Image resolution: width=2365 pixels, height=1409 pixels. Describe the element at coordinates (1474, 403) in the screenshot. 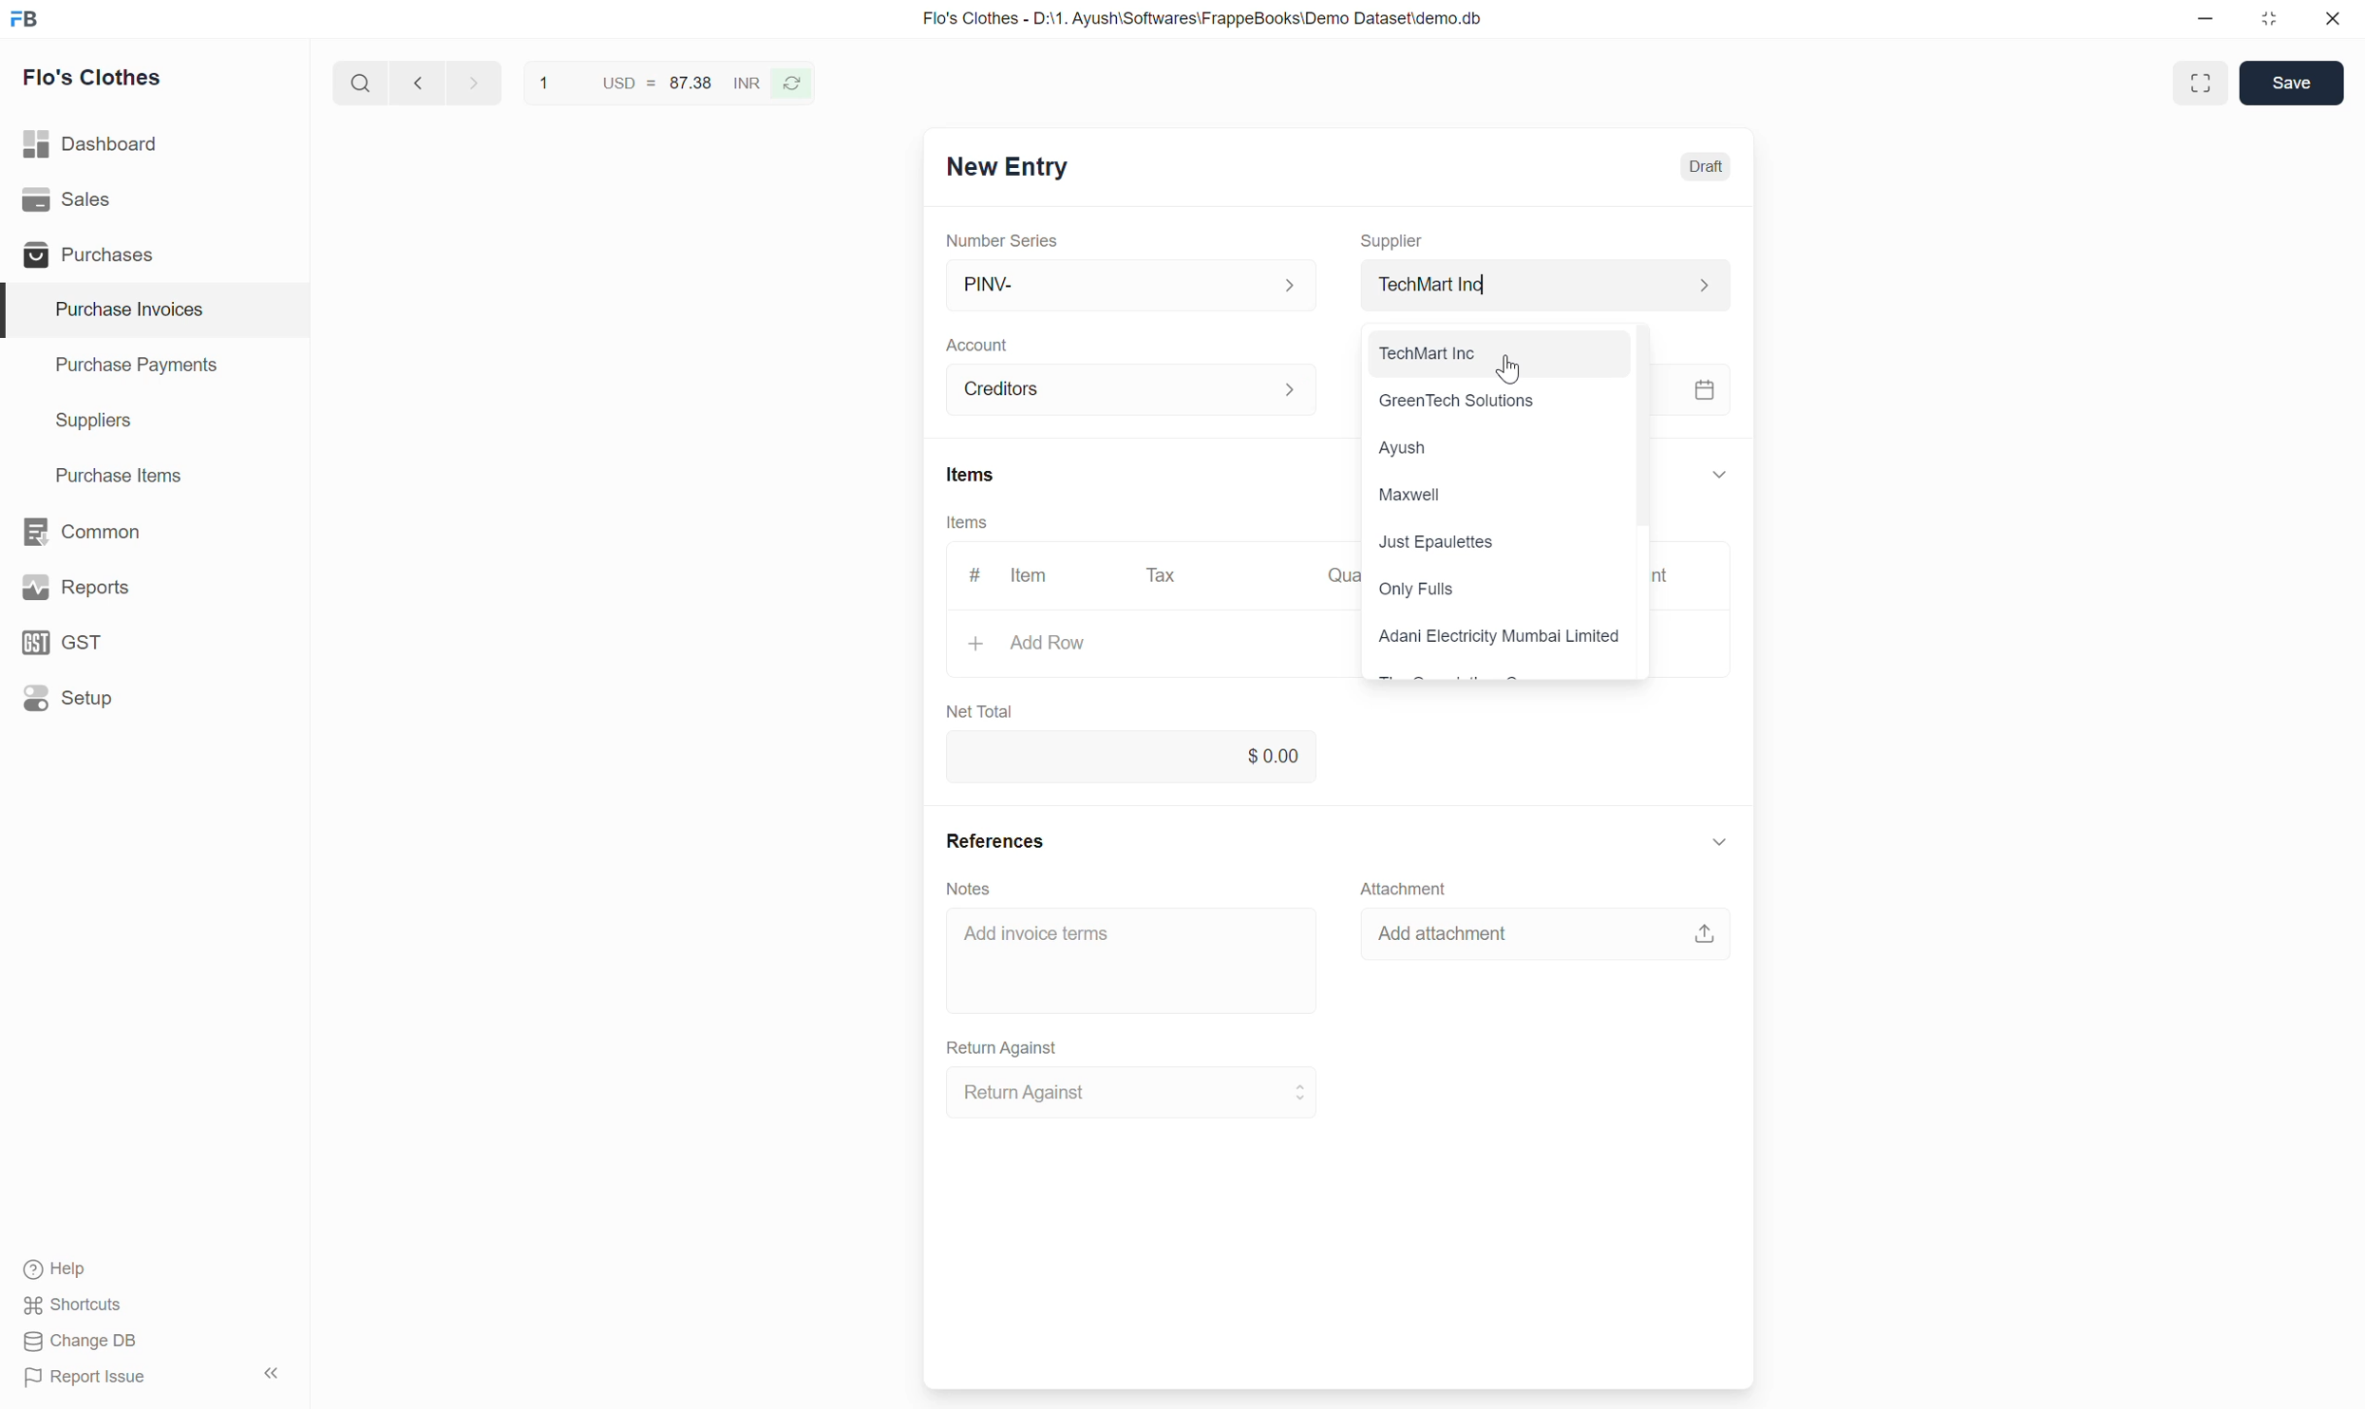

I see `: GreenTech Solutions` at that location.